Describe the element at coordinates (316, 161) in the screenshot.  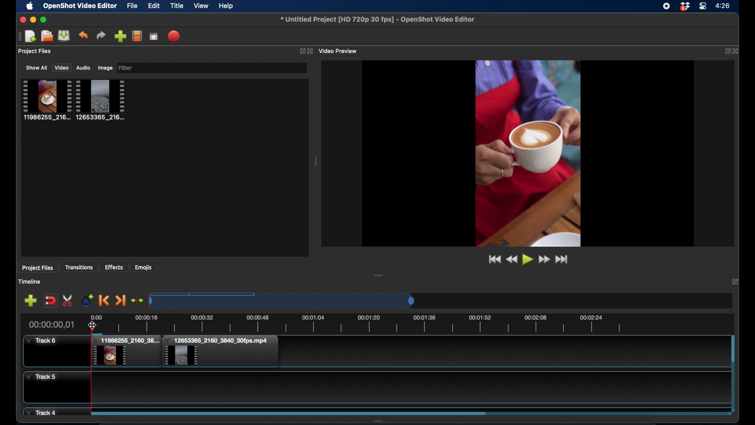
I see `drag handle` at that location.